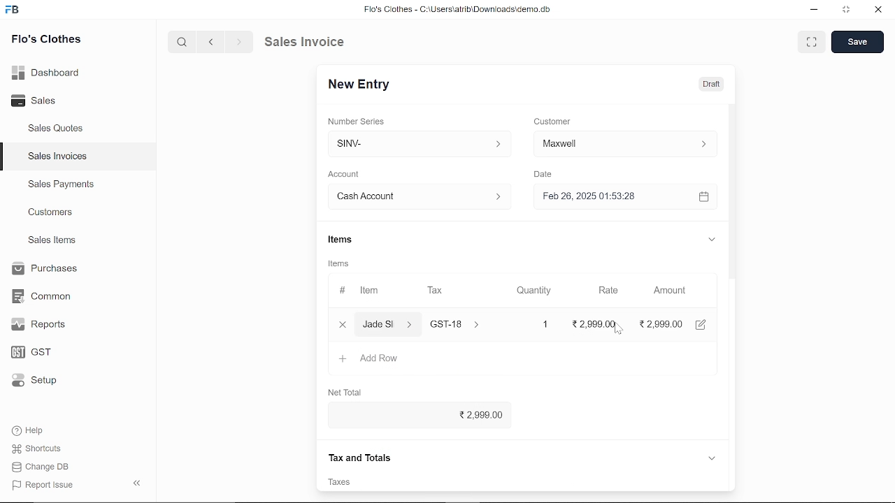 This screenshot has height=503, width=895. Describe the element at coordinates (13, 11) in the screenshot. I see `frappe books` at that location.